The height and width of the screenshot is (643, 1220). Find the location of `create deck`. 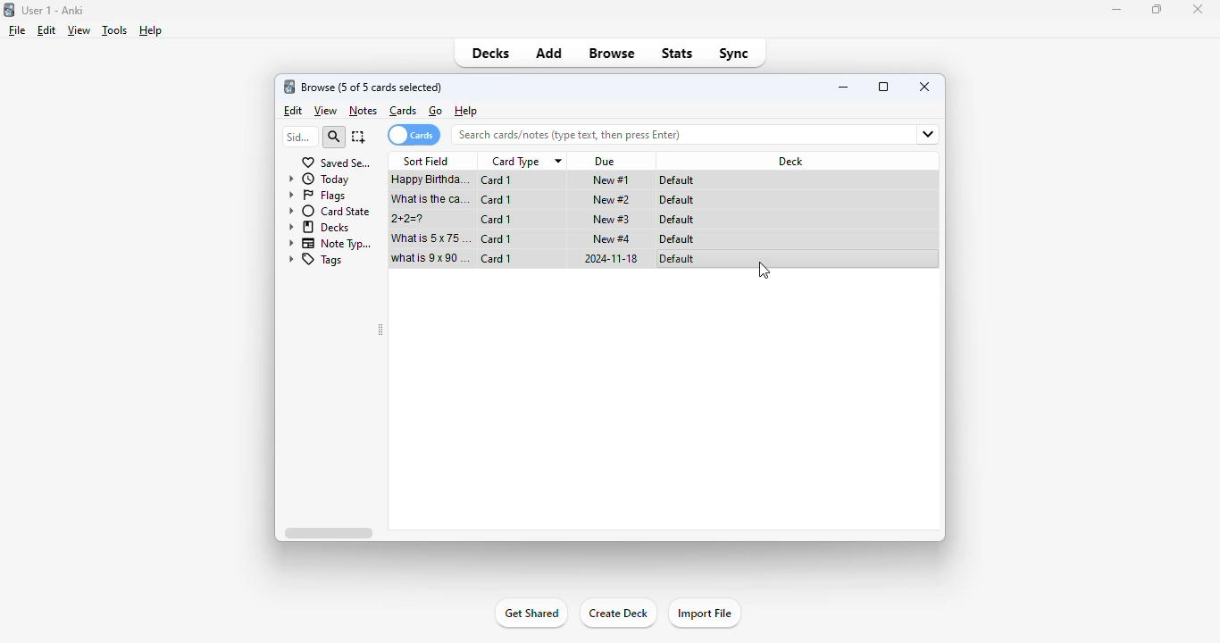

create deck is located at coordinates (617, 613).